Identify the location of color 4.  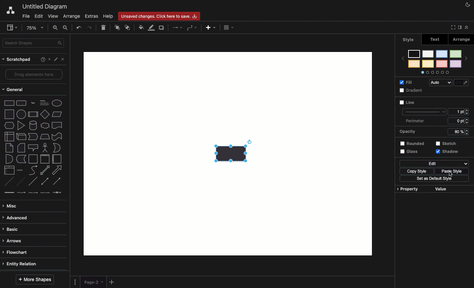
(441, 64).